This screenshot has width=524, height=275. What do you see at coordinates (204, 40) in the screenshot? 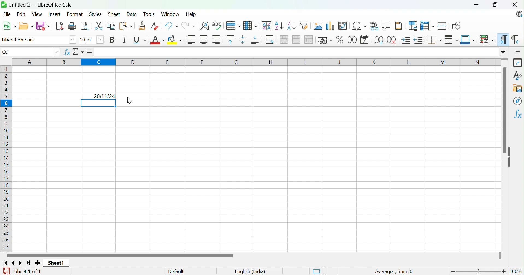
I see `Align center` at bounding box center [204, 40].